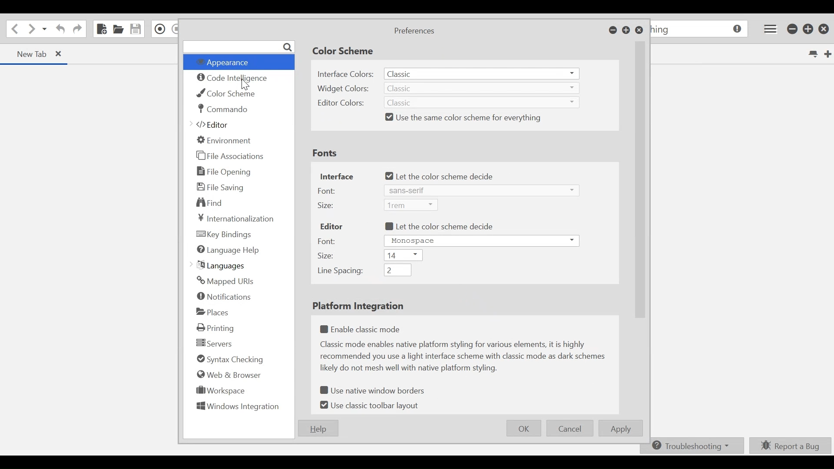 Image resolution: width=834 pixels, height=469 pixels. I want to click on  Use native window borders, so click(377, 391).